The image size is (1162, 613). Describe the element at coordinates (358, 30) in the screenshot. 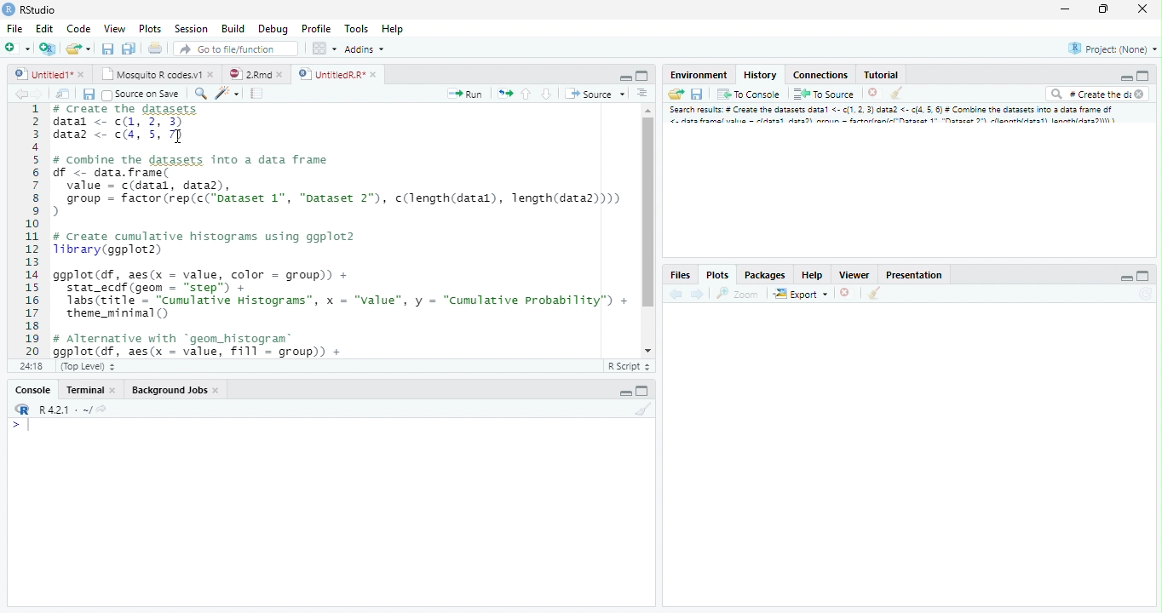

I see `Tools` at that location.